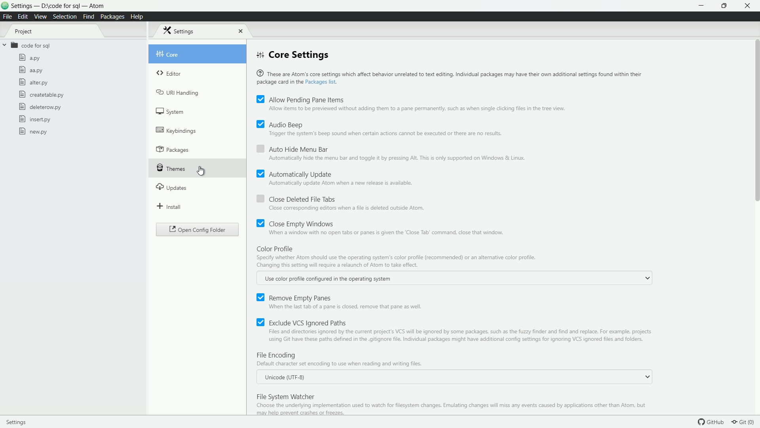 The width and height of the screenshot is (760, 428). What do you see at coordinates (340, 365) in the screenshot?
I see `default character set encoding to use when reading and writing files. ` at bounding box center [340, 365].